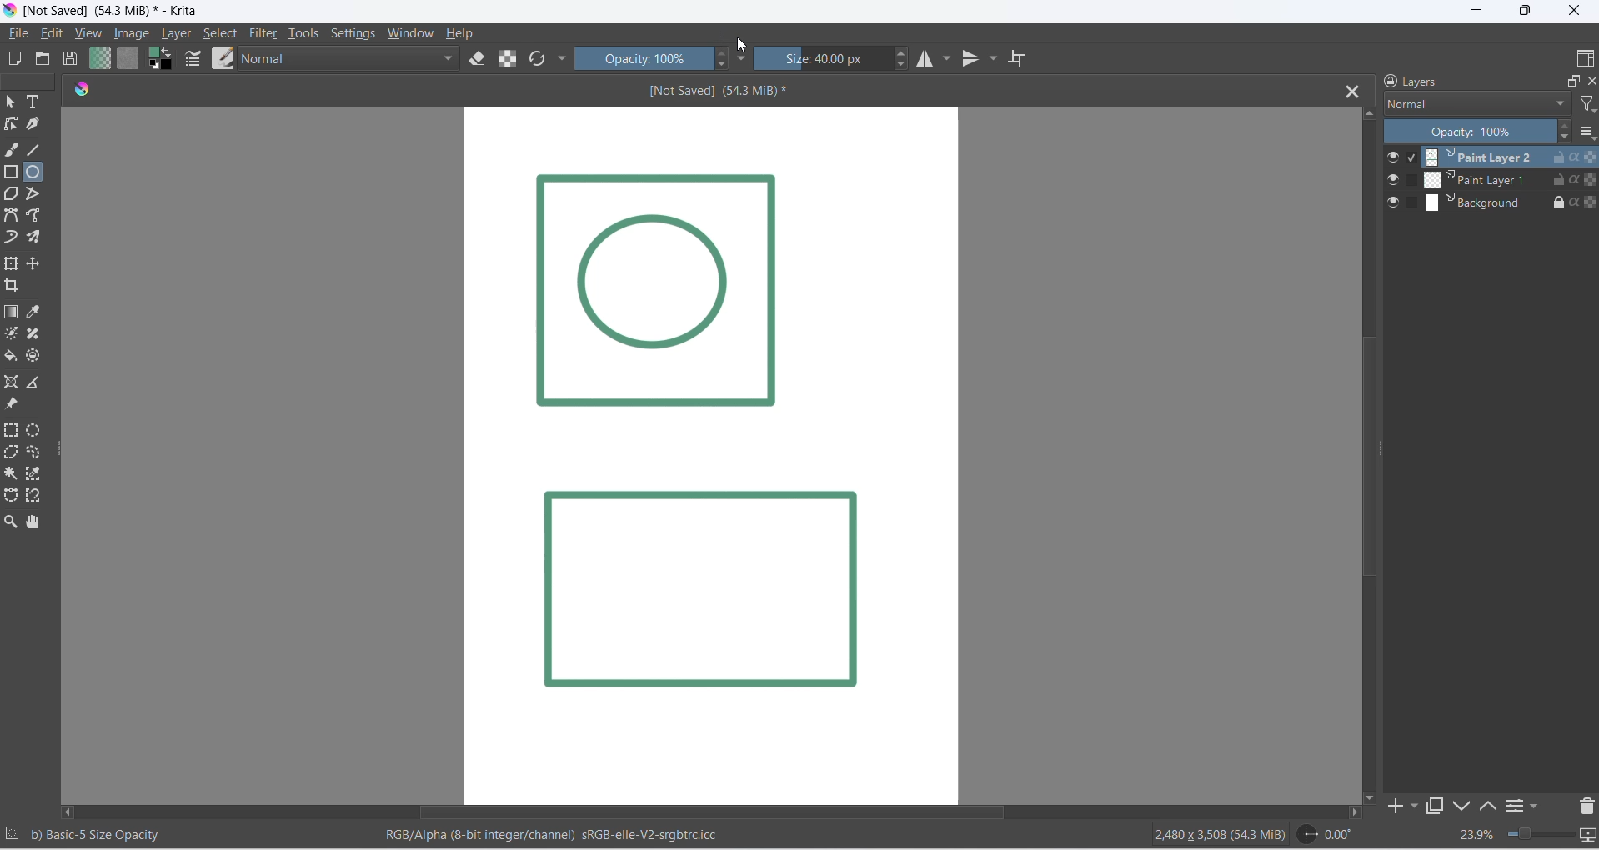 The image size is (1599, 850). What do you see at coordinates (1480, 131) in the screenshot?
I see `opacity` at bounding box center [1480, 131].